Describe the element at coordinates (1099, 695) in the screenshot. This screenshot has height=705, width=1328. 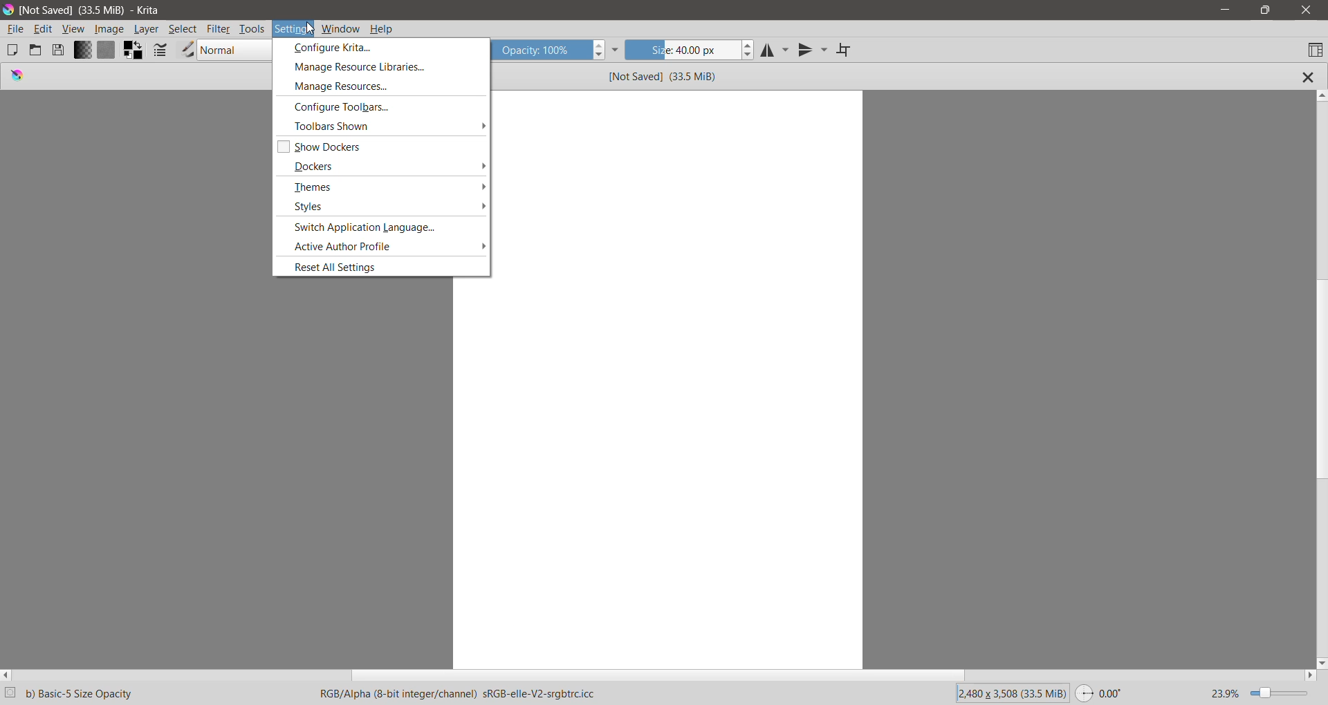
I see `Swap Used` at that location.